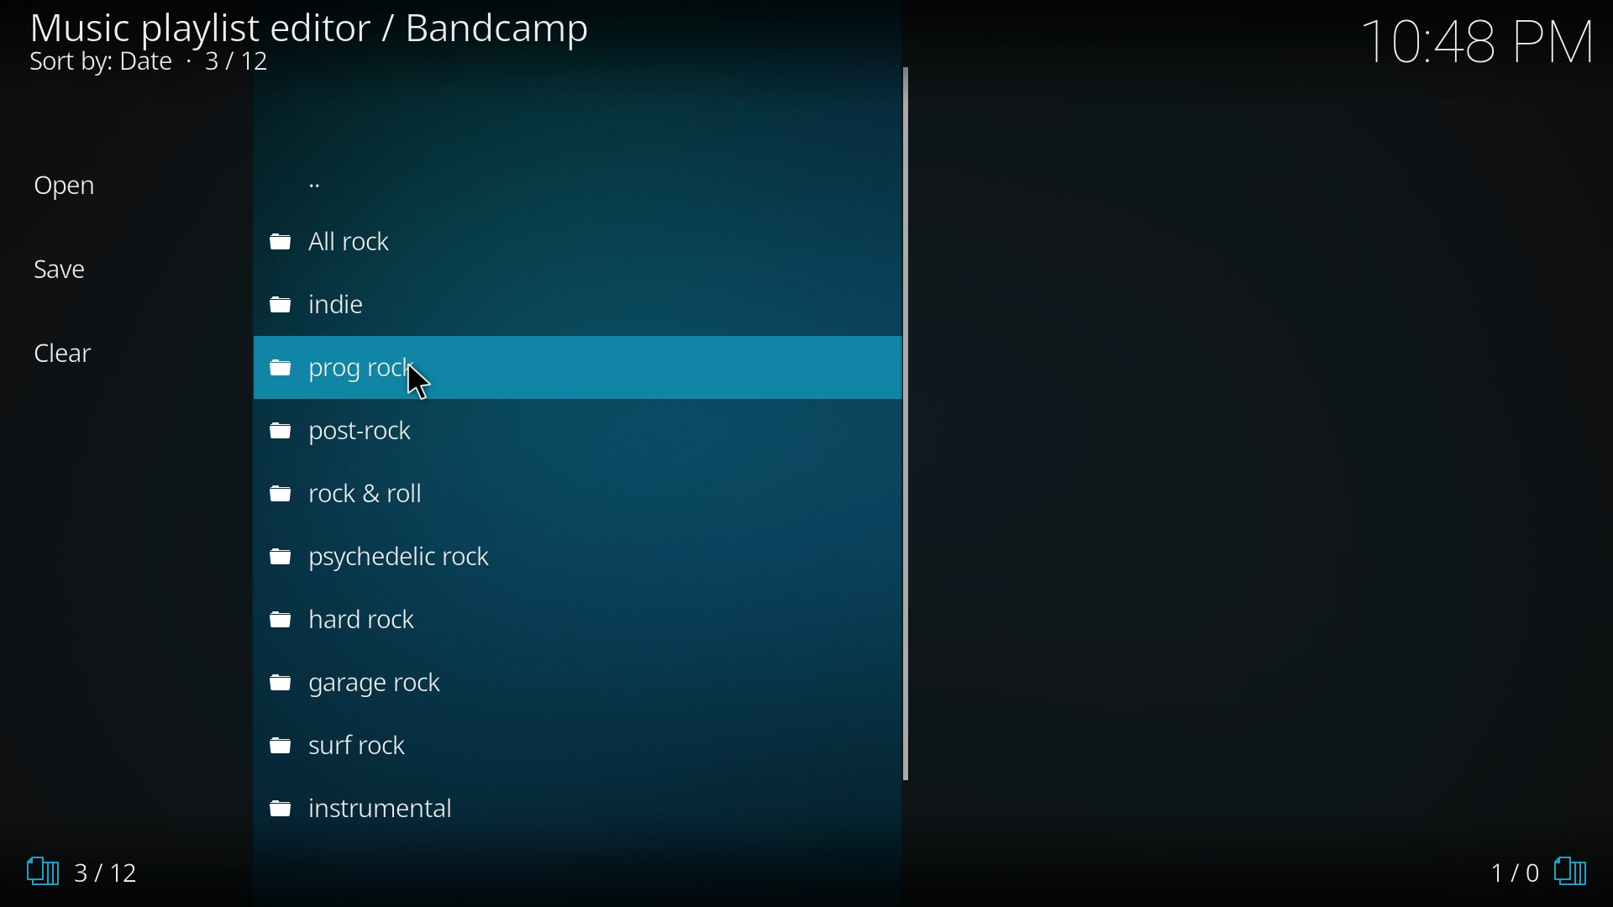 The height and width of the screenshot is (907, 1613). What do you see at coordinates (376, 810) in the screenshot?
I see `instrumental` at bounding box center [376, 810].